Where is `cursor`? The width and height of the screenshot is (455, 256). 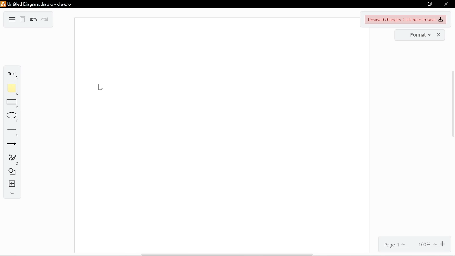
cursor is located at coordinates (101, 87).